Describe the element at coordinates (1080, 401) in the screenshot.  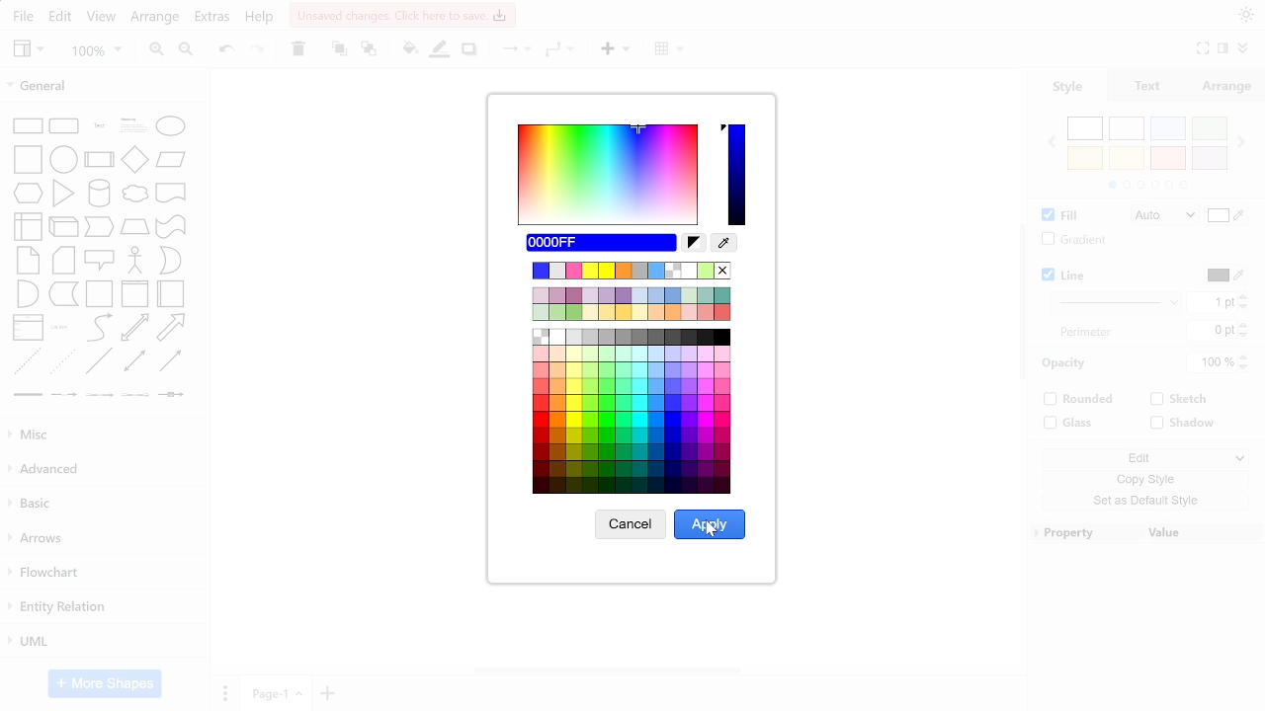
I see `rounded` at that location.